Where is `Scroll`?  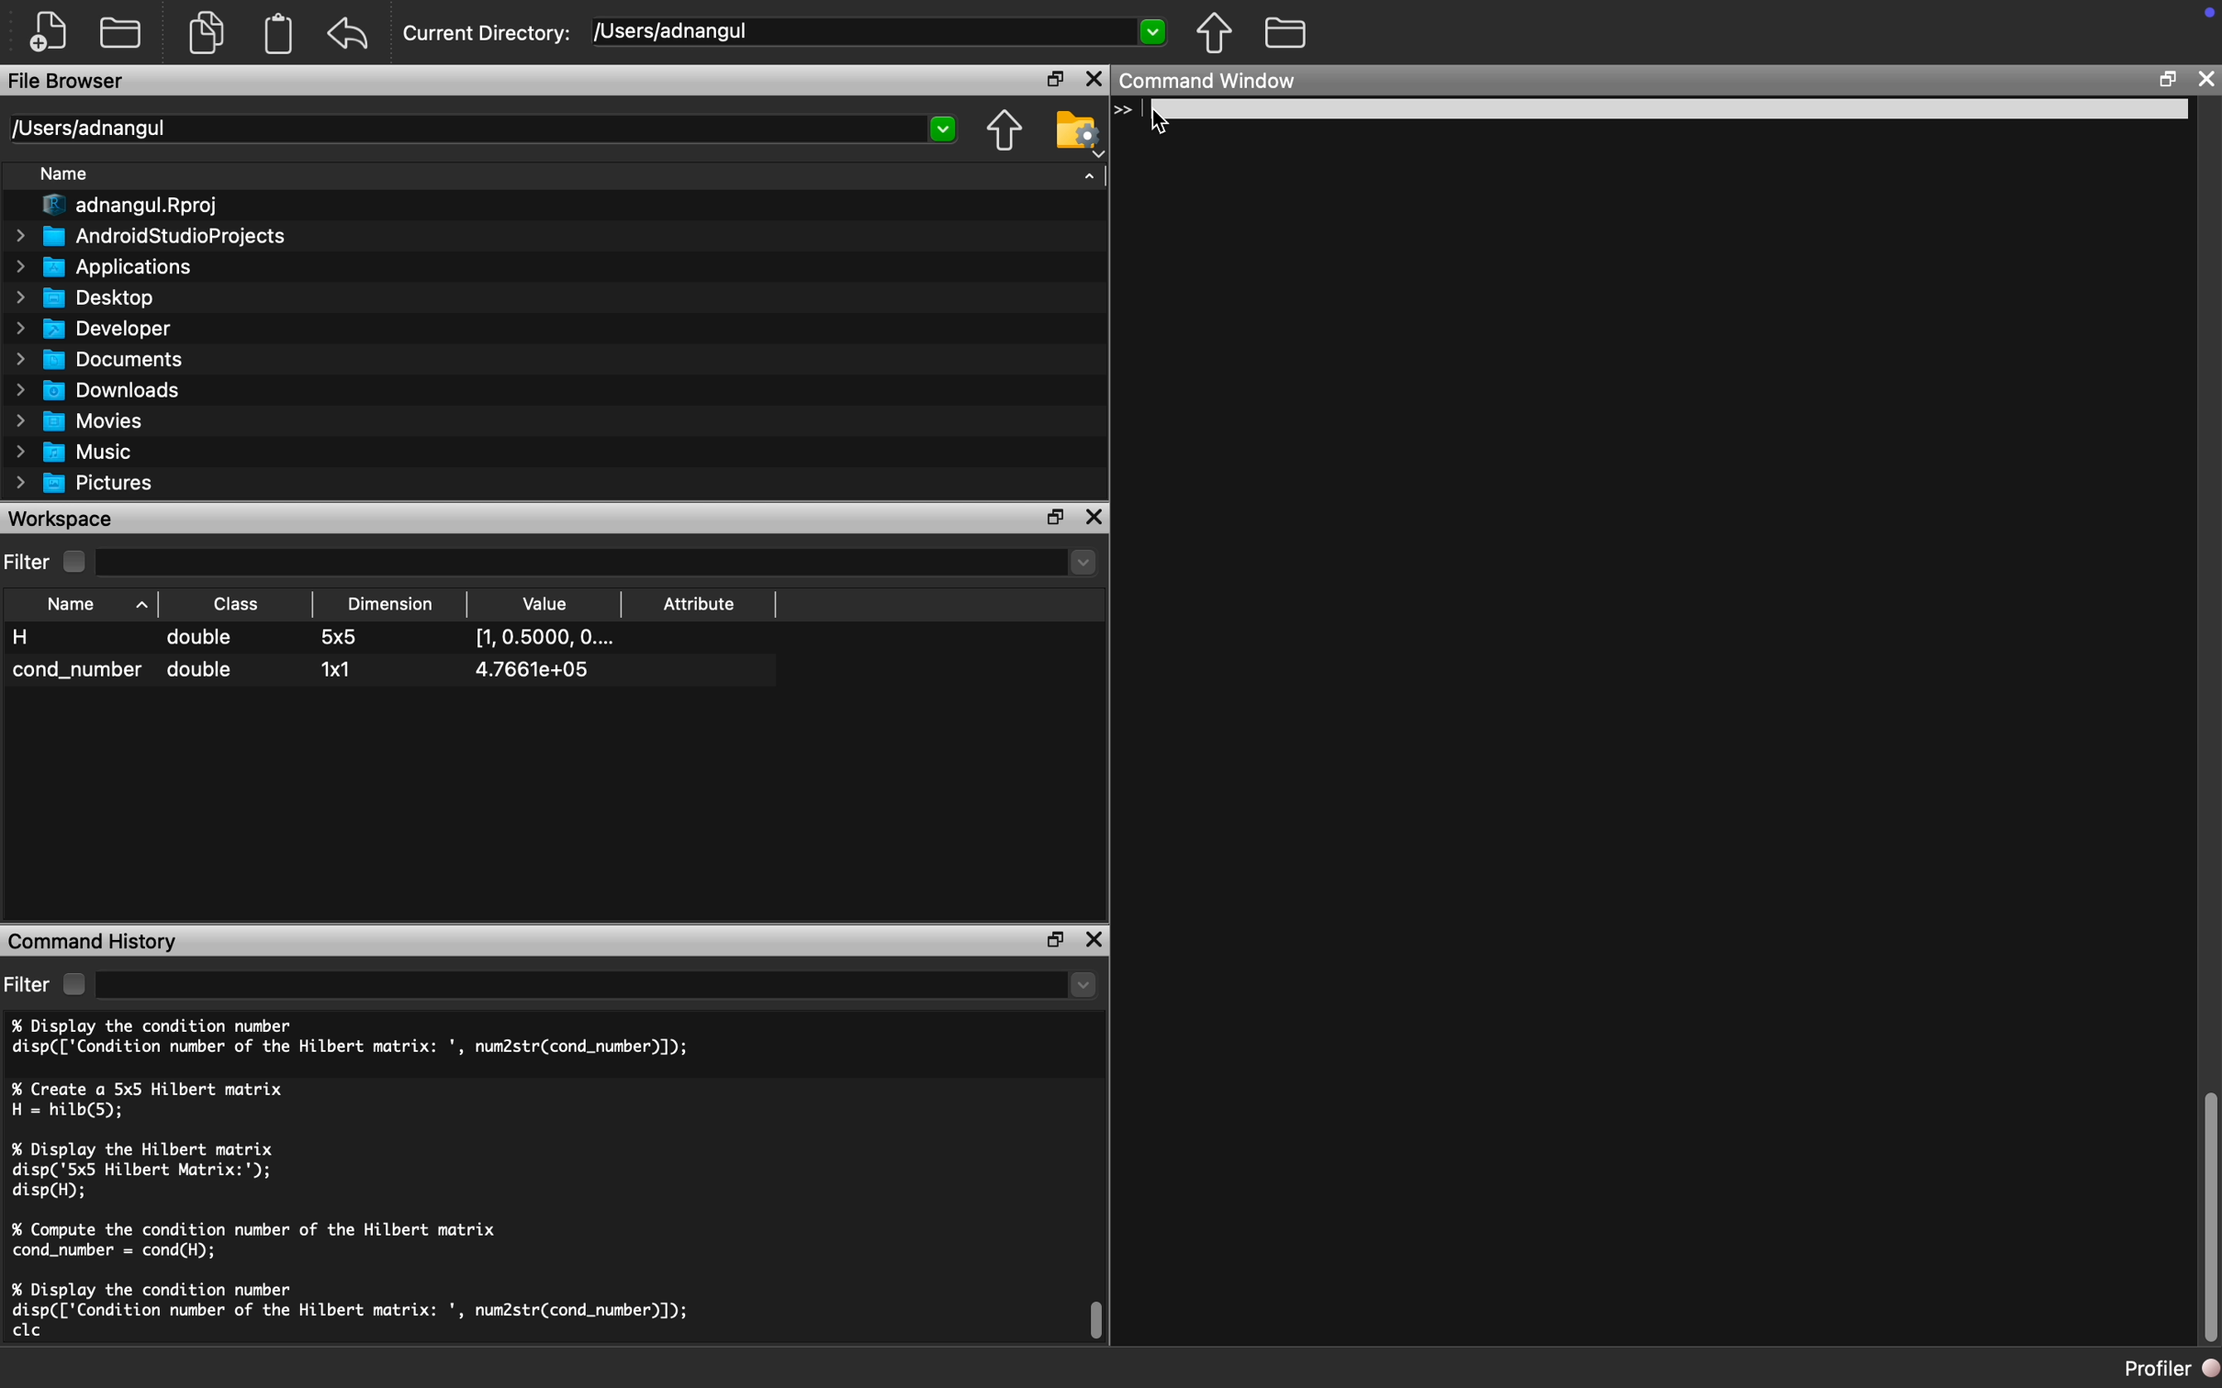 Scroll is located at coordinates (1098, 1322).